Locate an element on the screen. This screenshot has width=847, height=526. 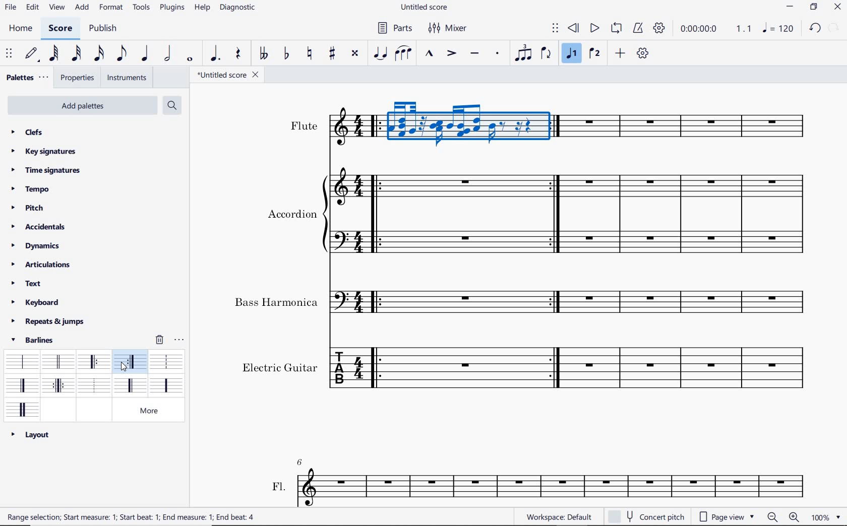
32nd note is located at coordinates (77, 54).